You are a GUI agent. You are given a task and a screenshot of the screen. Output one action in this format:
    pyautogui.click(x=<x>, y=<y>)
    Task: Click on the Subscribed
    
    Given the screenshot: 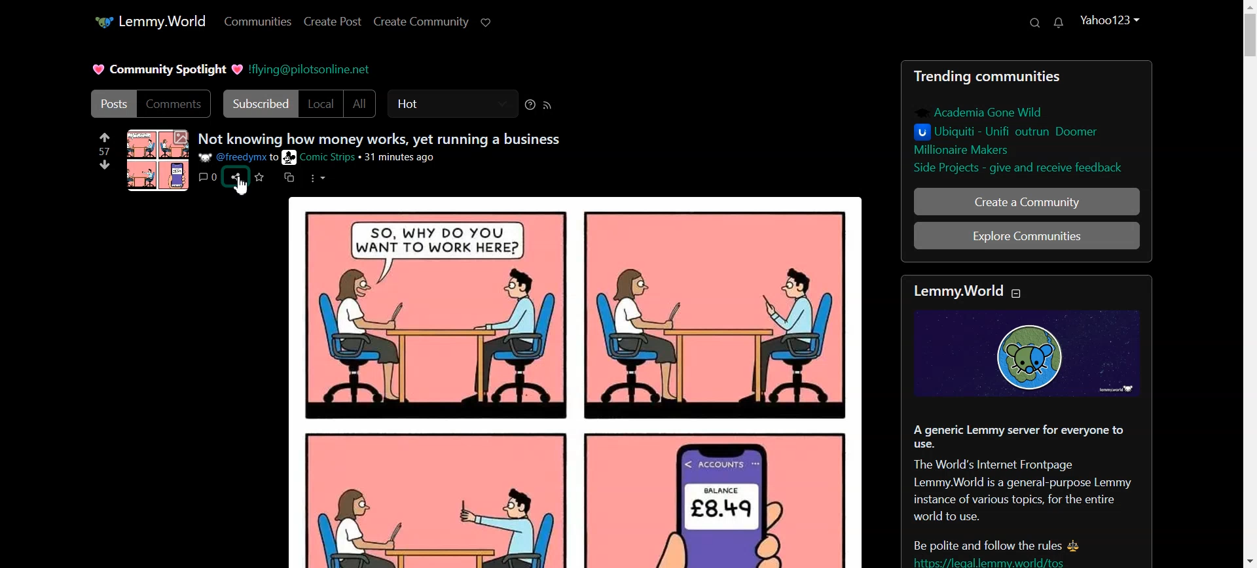 What is the action you would take?
    pyautogui.click(x=258, y=103)
    